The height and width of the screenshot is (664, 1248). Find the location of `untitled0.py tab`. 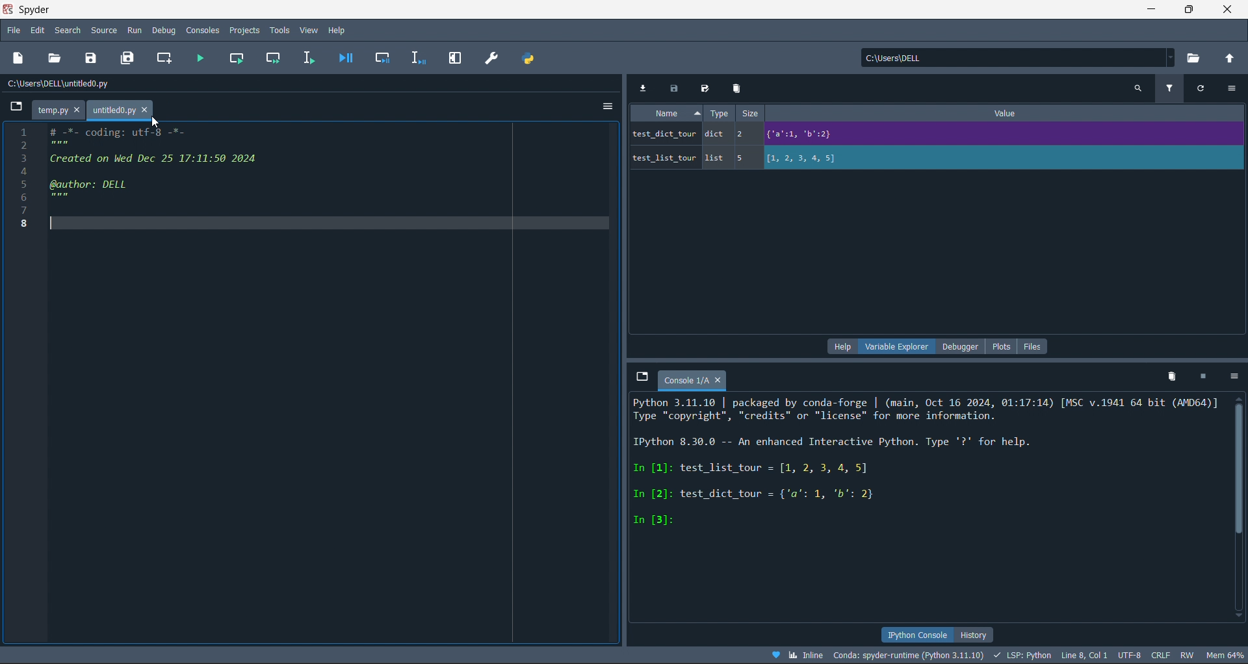

untitled0.py tab is located at coordinates (120, 109).